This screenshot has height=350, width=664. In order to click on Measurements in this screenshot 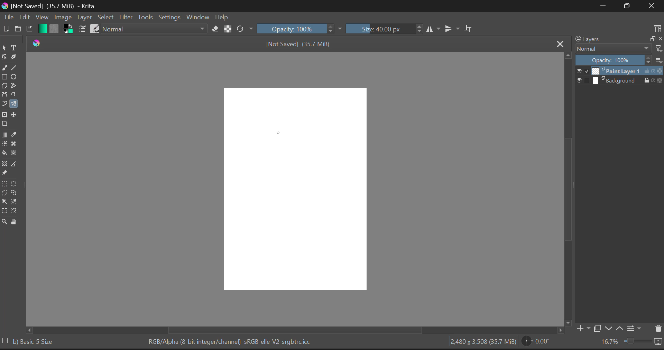, I will do `click(17, 165)`.